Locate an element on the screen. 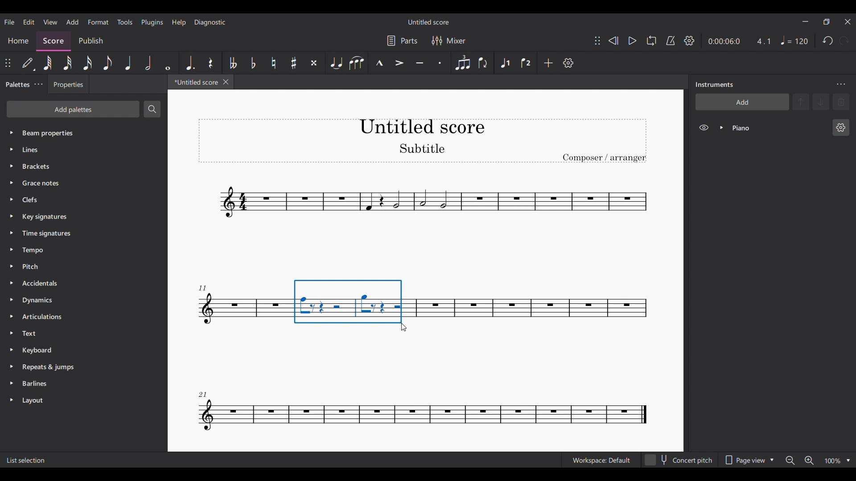  Selection made by cursor is located at coordinates (348, 302).